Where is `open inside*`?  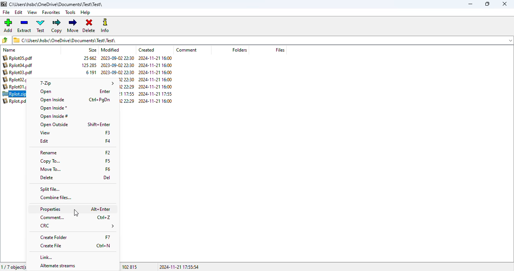
open inside* is located at coordinates (53, 108).